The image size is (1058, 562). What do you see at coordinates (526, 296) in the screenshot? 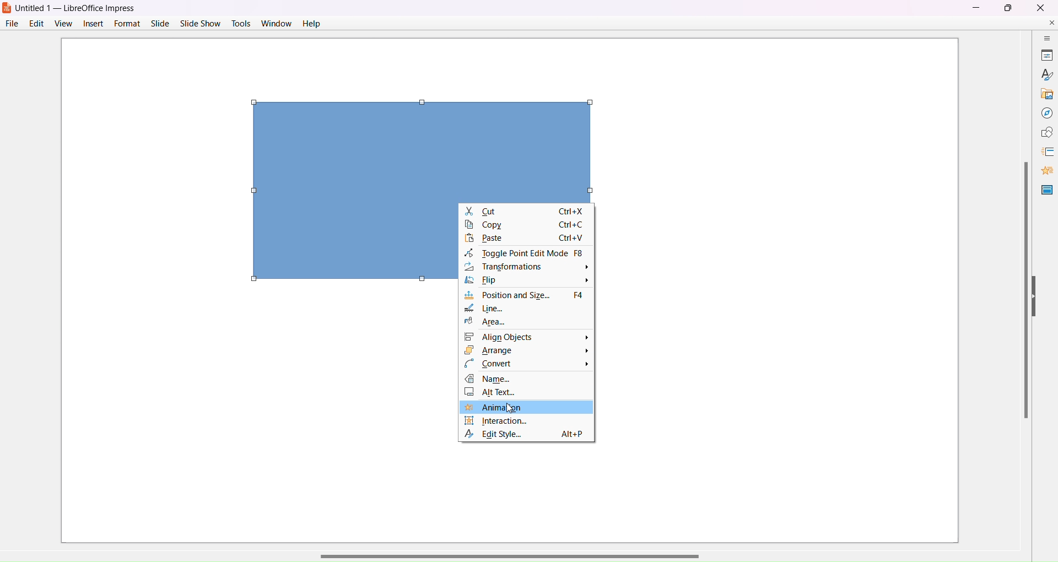
I see `Position and Size` at bounding box center [526, 296].